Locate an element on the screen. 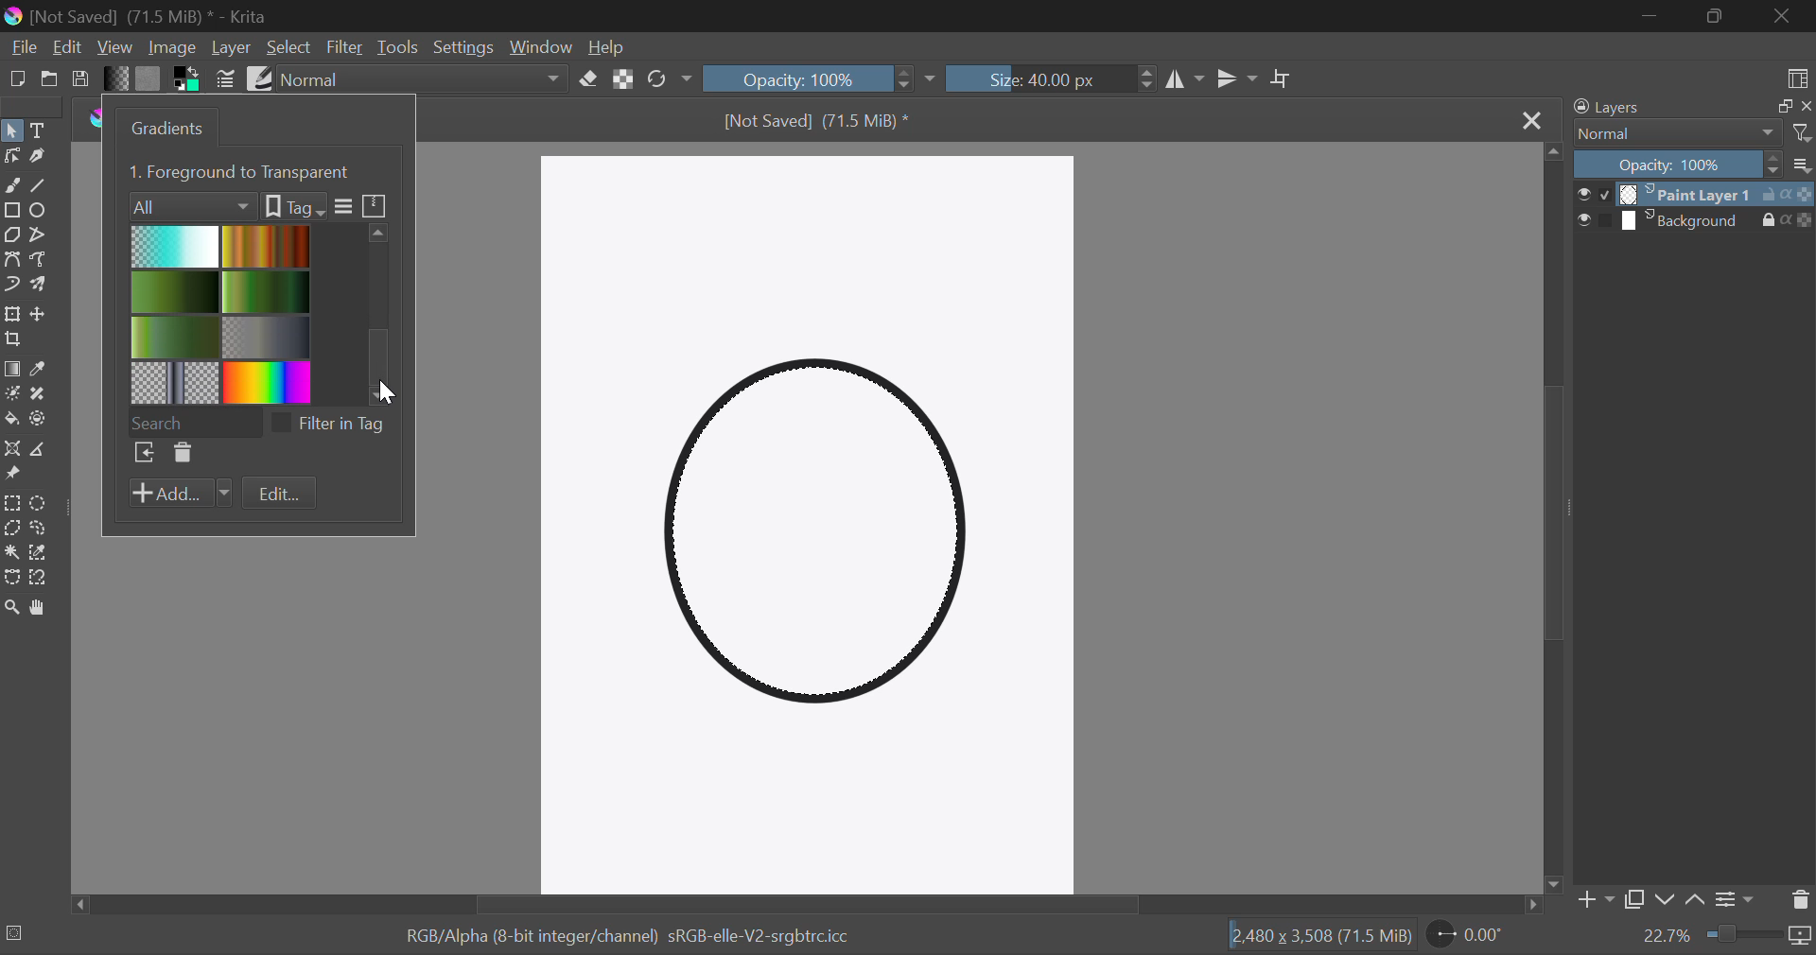  filter is located at coordinates (1801, 133).